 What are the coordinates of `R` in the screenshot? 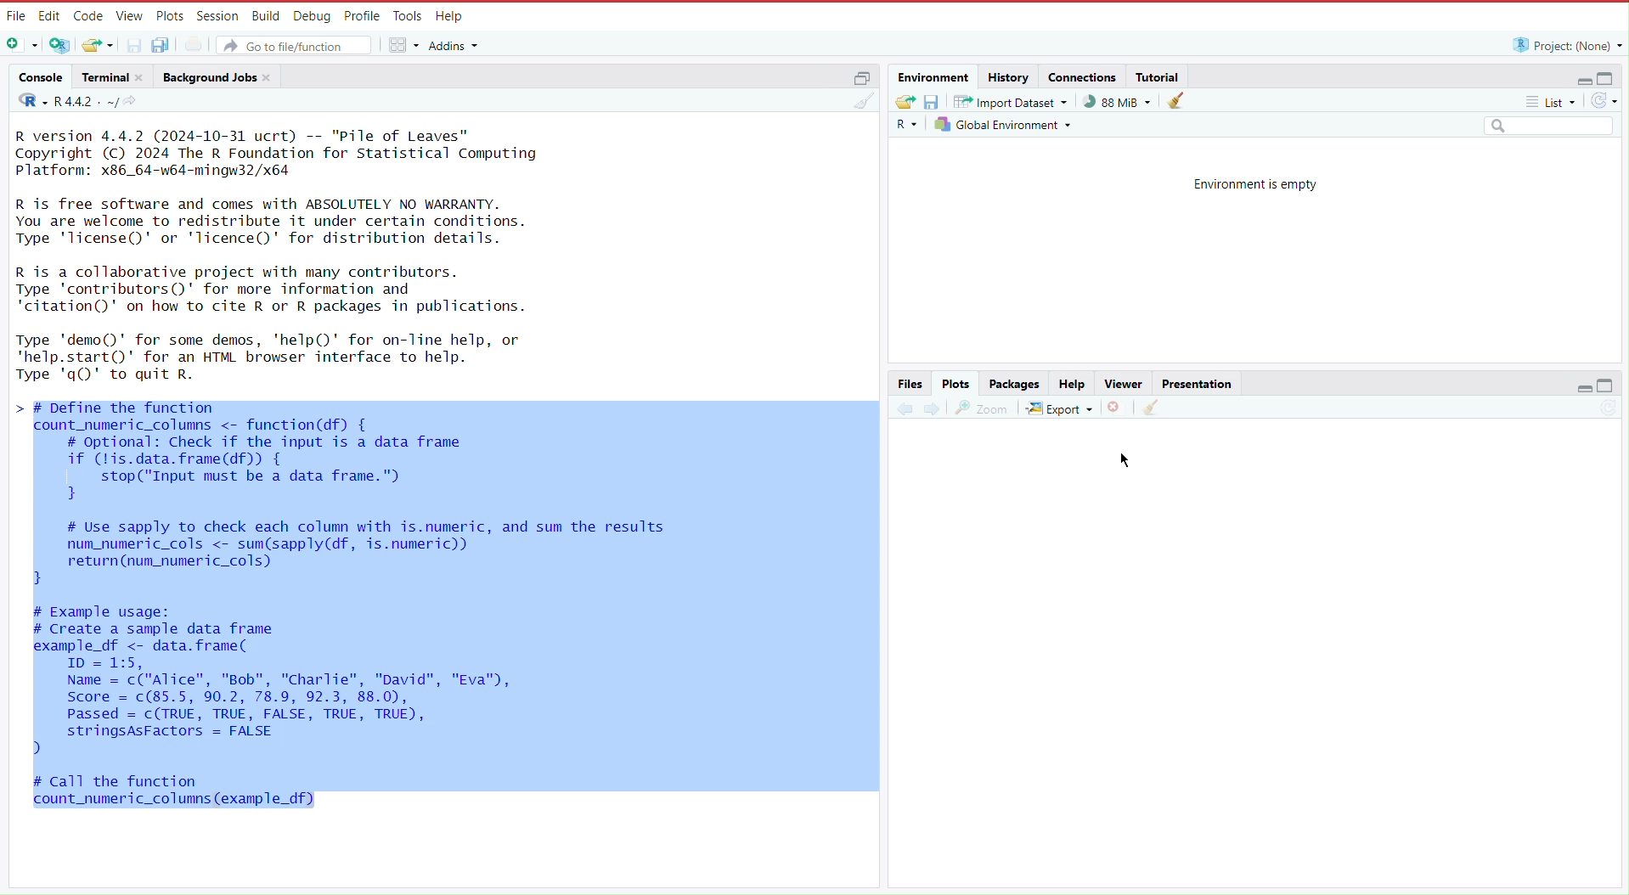 It's located at (28, 103).